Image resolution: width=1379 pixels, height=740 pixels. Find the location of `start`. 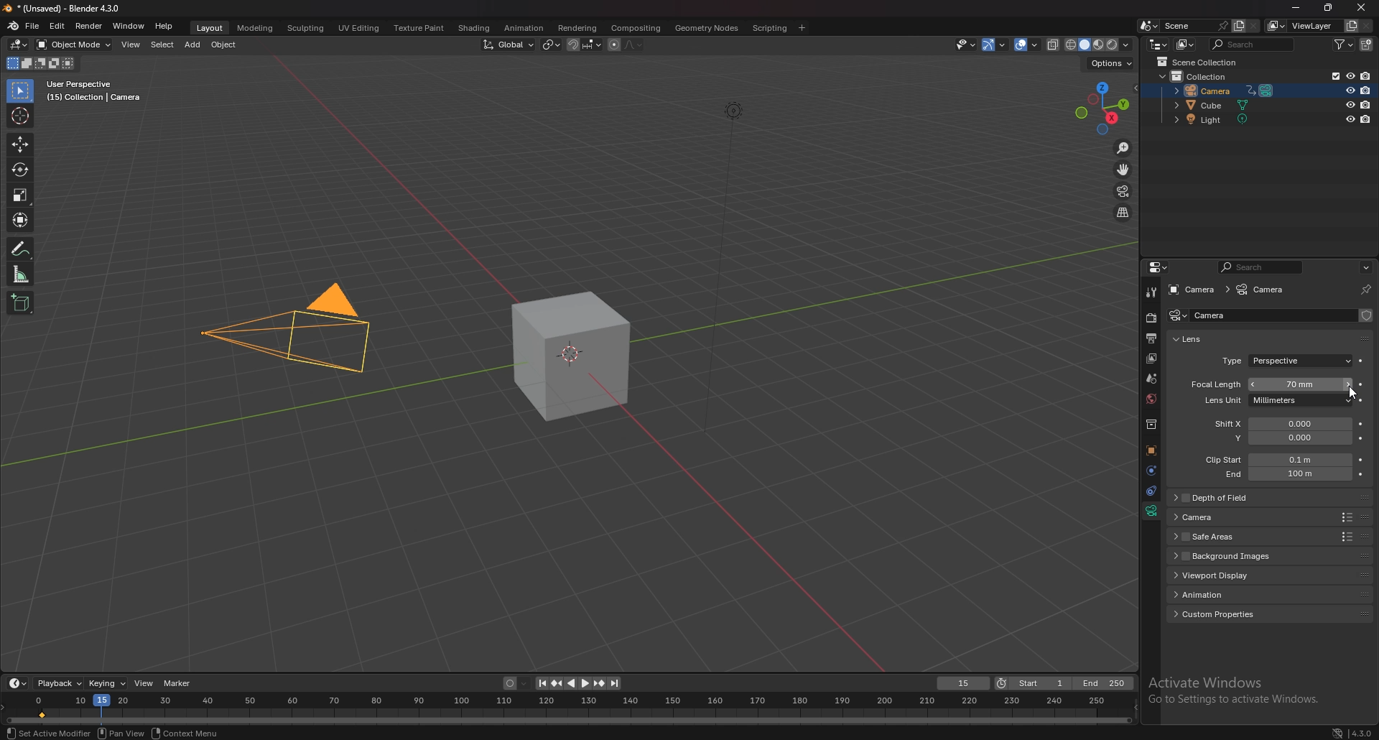

start is located at coordinates (1032, 684).